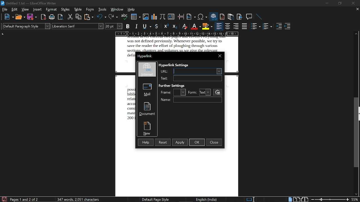  What do you see at coordinates (339, 3) in the screenshot?
I see `restore down` at bounding box center [339, 3].